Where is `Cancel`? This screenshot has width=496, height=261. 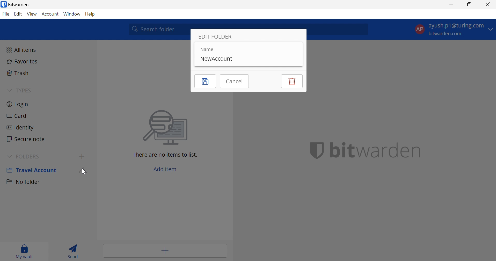 Cancel is located at coordinates (236, 81).